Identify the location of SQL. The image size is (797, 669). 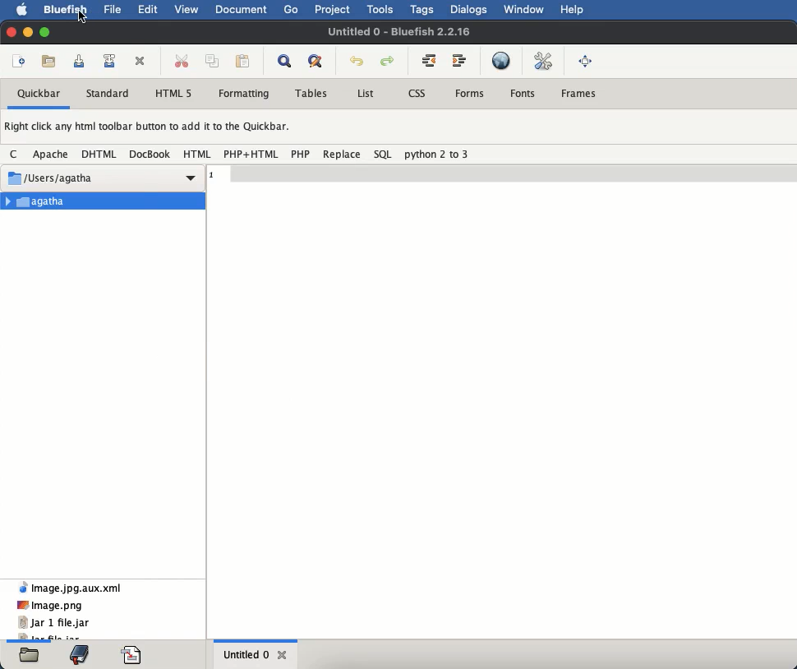
(384, 154).